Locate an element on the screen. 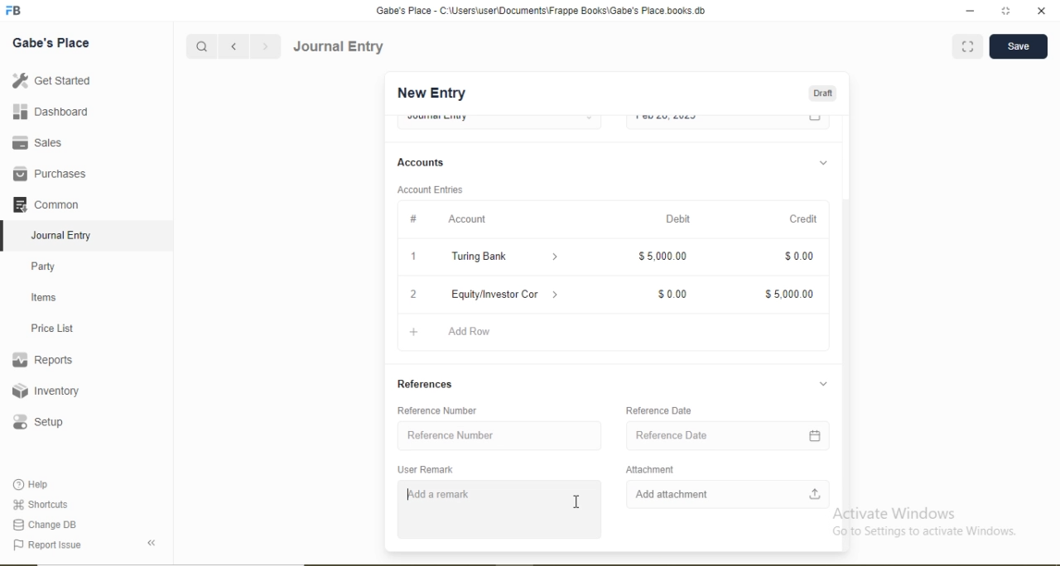 This screenshot has width=1060, height=566. Dropdown is located at coordinates (556, 258).